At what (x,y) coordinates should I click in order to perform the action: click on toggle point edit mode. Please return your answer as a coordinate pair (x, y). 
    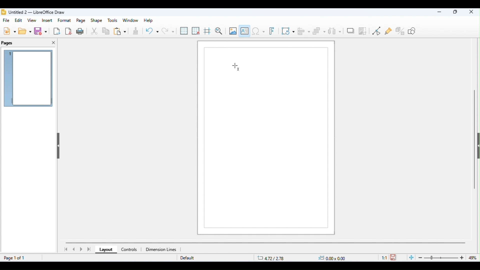
    Looking at the image, I should click on (377, 31).